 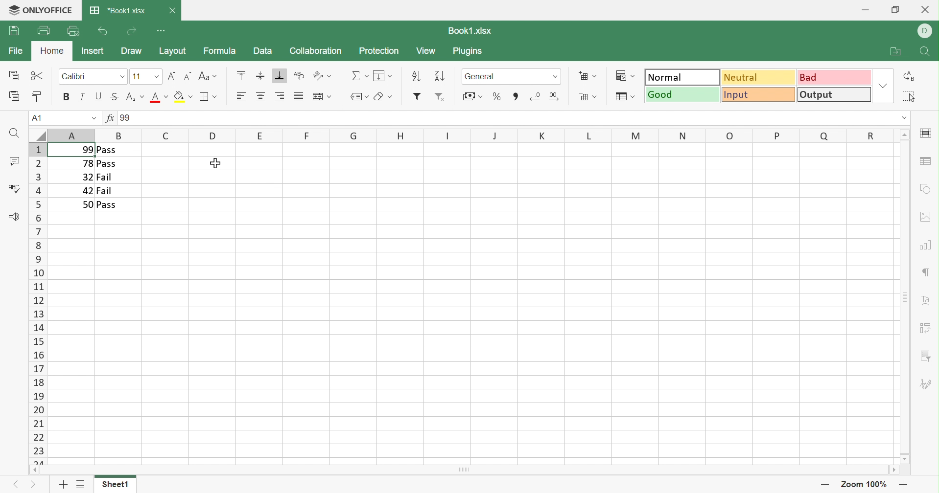 I want to click on Font size, so click(x=145, y=76).